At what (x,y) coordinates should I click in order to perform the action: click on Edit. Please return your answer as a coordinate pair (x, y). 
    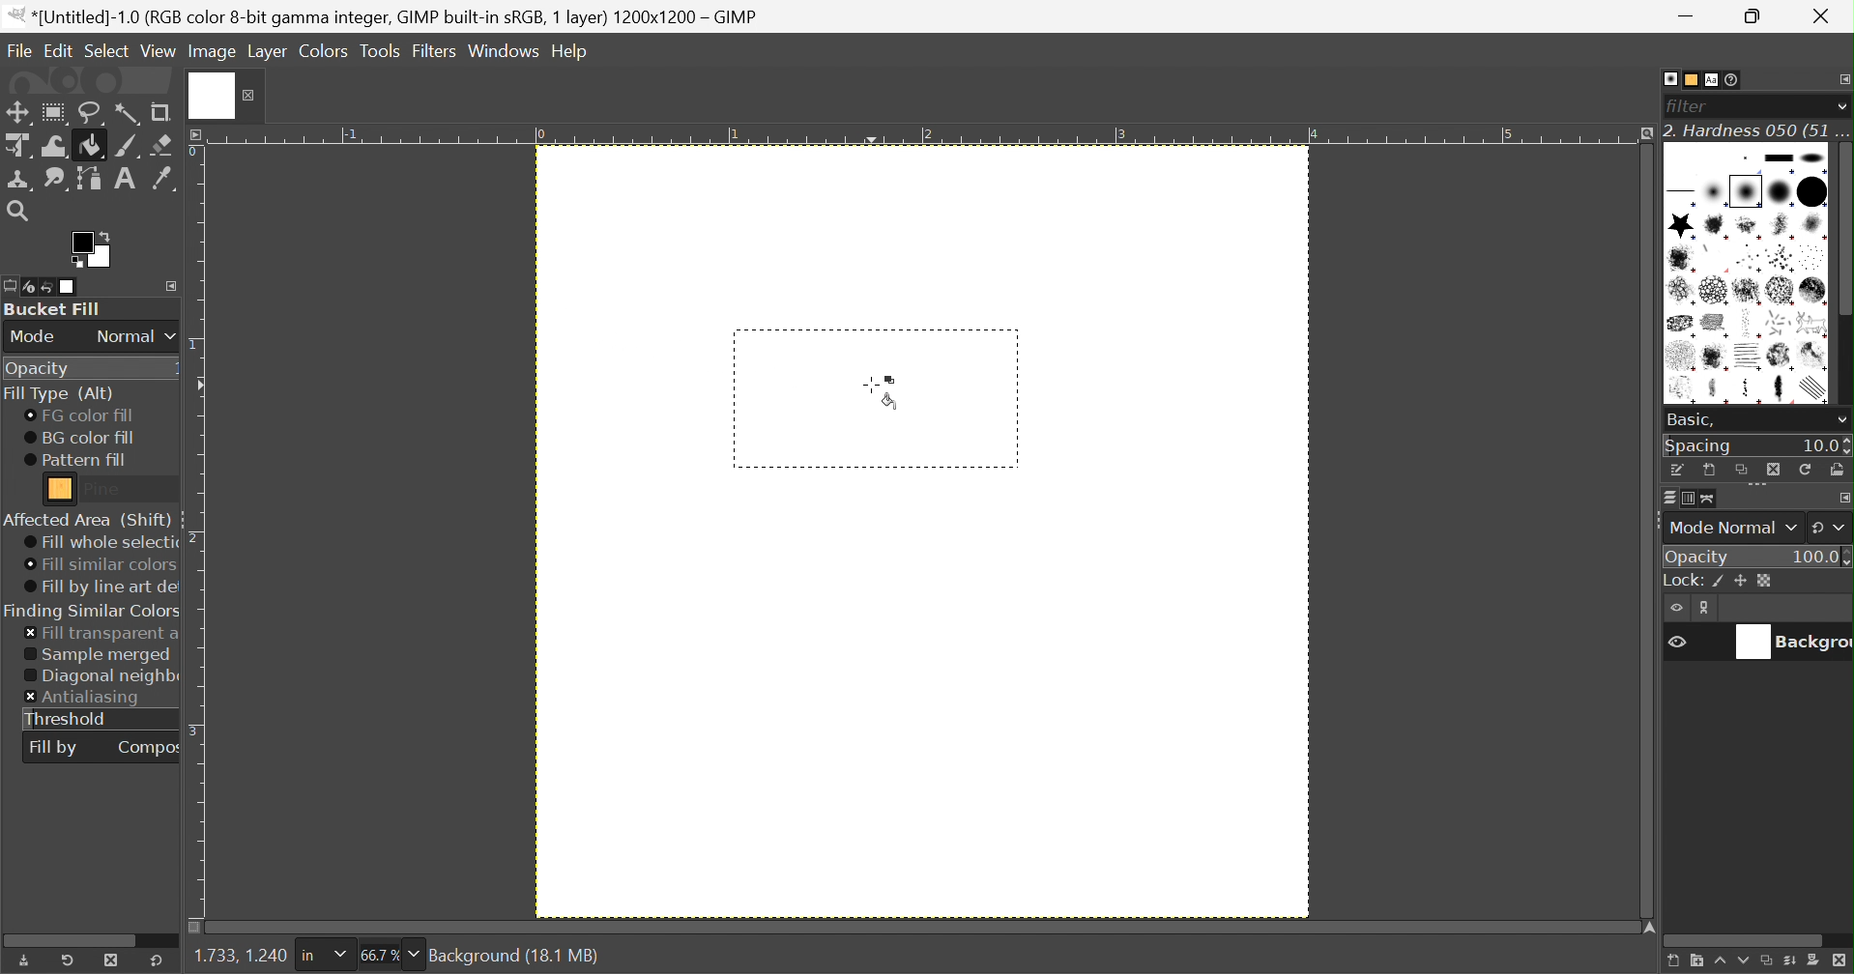
    Looking at the image, I should click on (58, 49).